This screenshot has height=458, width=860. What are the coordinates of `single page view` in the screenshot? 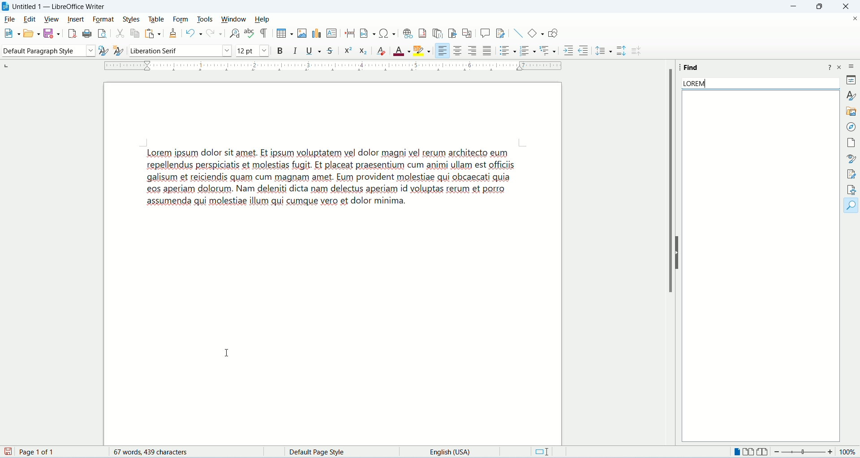 It's located at (738, 453).